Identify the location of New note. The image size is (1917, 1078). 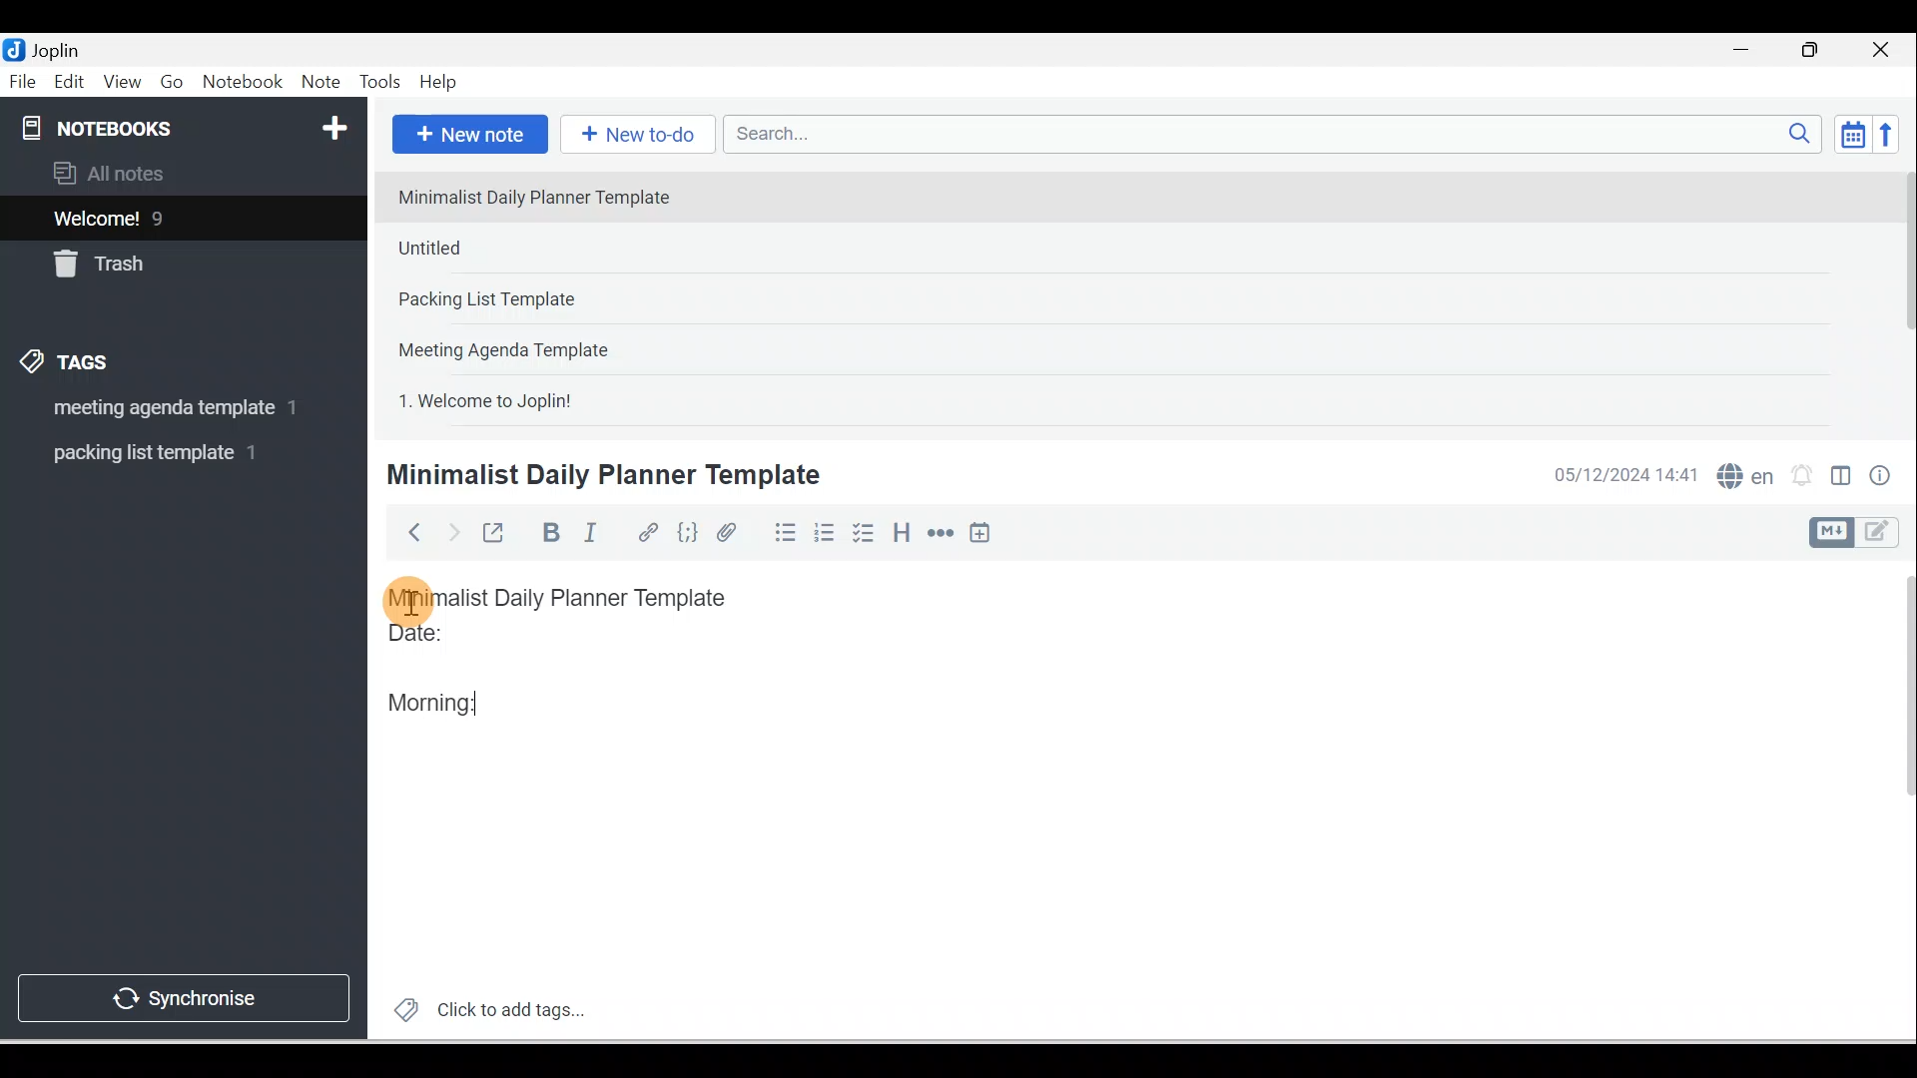
(466, 136).